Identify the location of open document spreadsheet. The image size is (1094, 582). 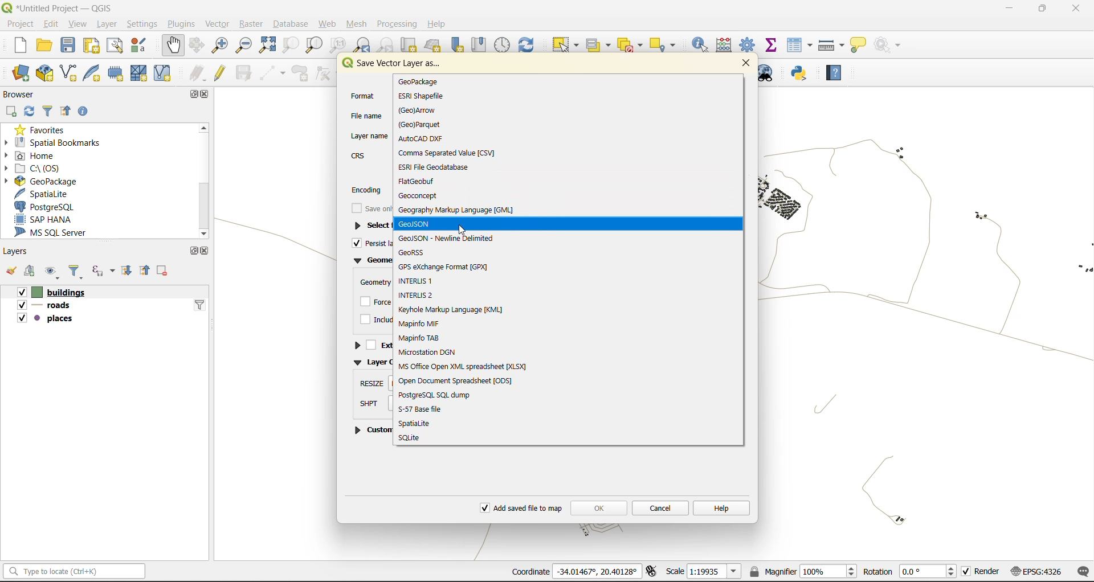
(456, 381).